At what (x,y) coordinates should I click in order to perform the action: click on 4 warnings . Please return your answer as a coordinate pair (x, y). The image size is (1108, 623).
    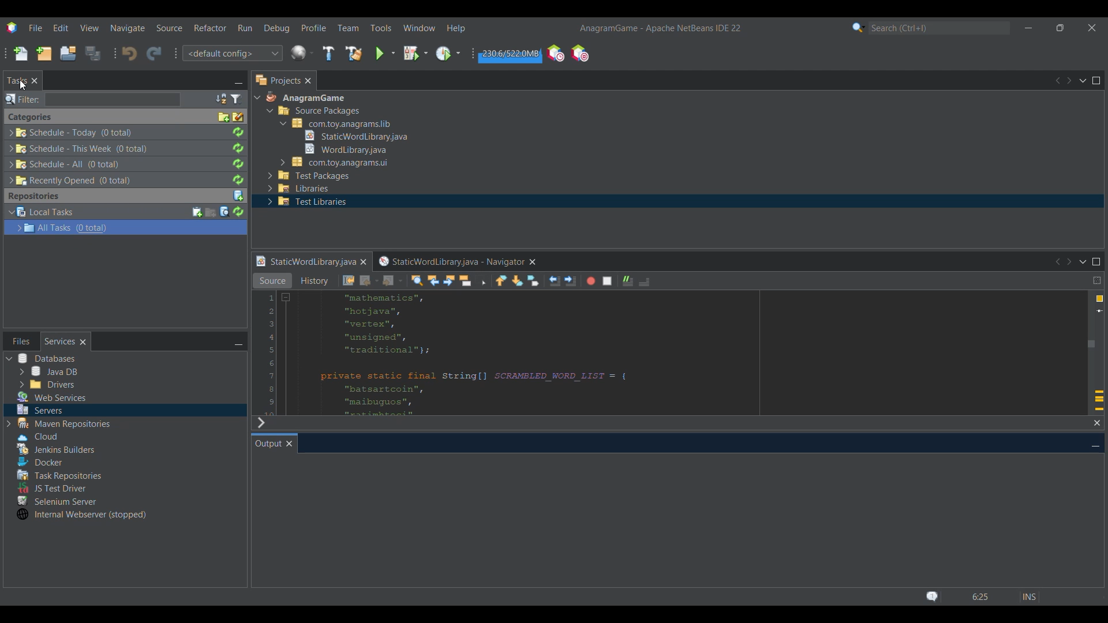
    Looking at the image, I should click on (1099, 299).